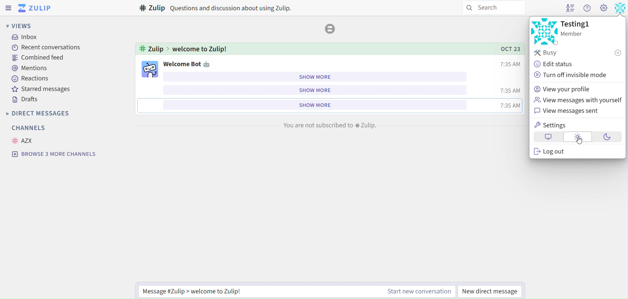 Image resolution: width=628 pixels, height=299 pixels. What do you see at coordinates (579, 141) in the screenshot?
I see `Cursor` at bounding box center [579, 141].